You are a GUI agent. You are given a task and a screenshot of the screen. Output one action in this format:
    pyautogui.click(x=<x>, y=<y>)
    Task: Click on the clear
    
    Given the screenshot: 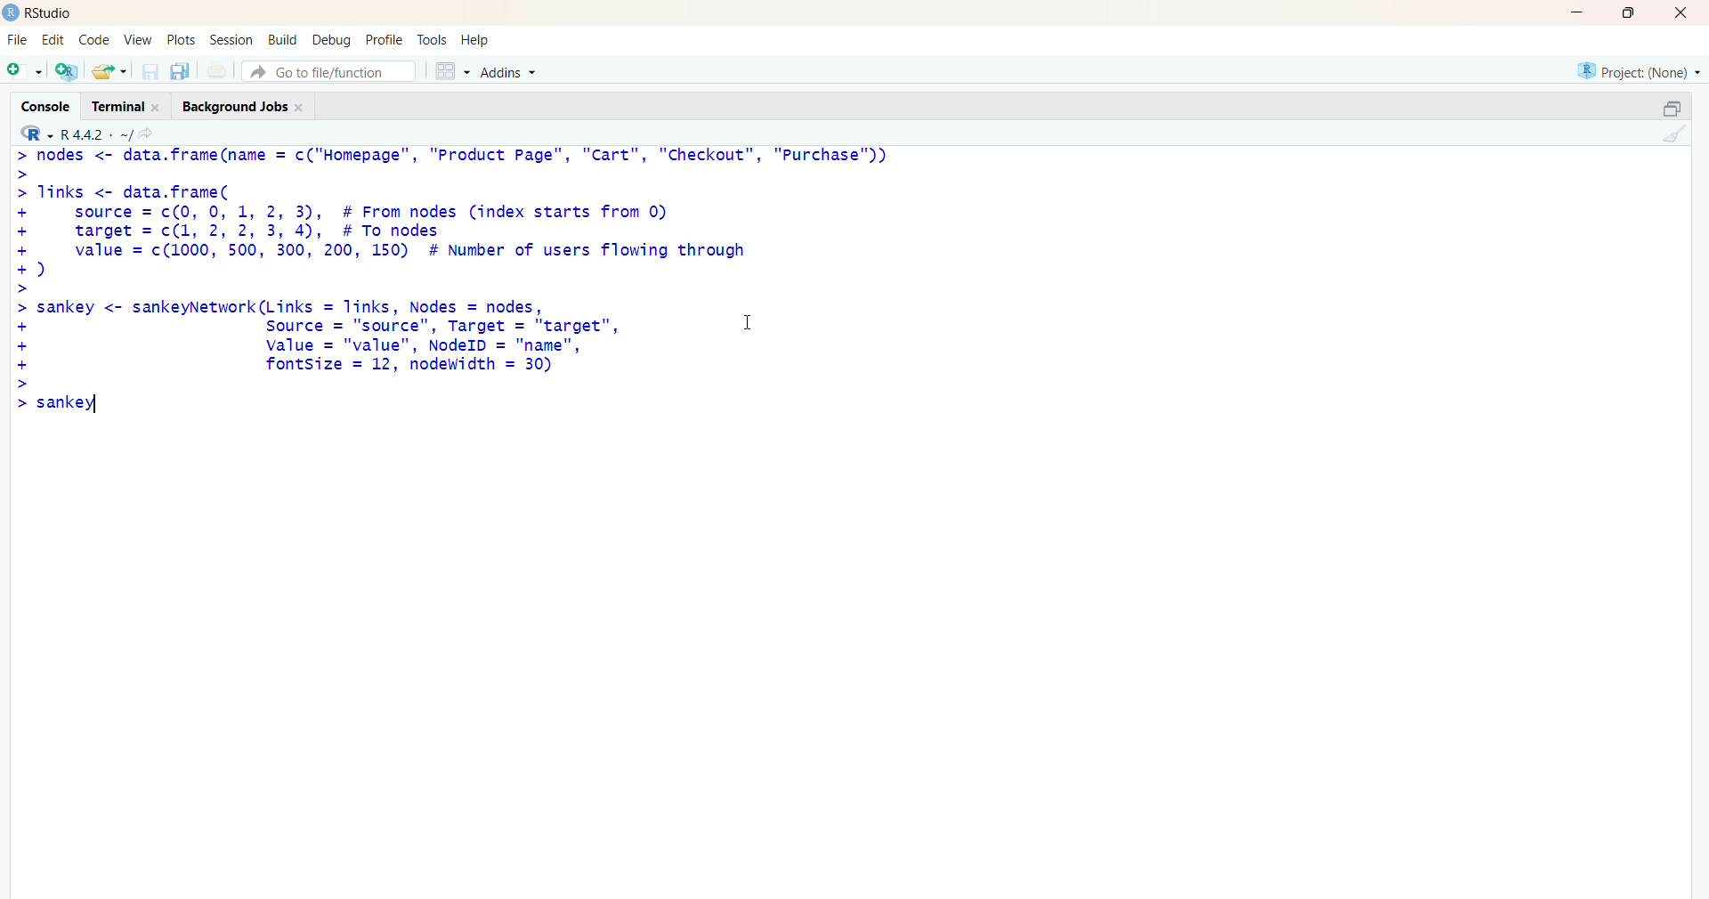 What is the action you would take?
    pyautogui.click(x=1680, y=137)
    